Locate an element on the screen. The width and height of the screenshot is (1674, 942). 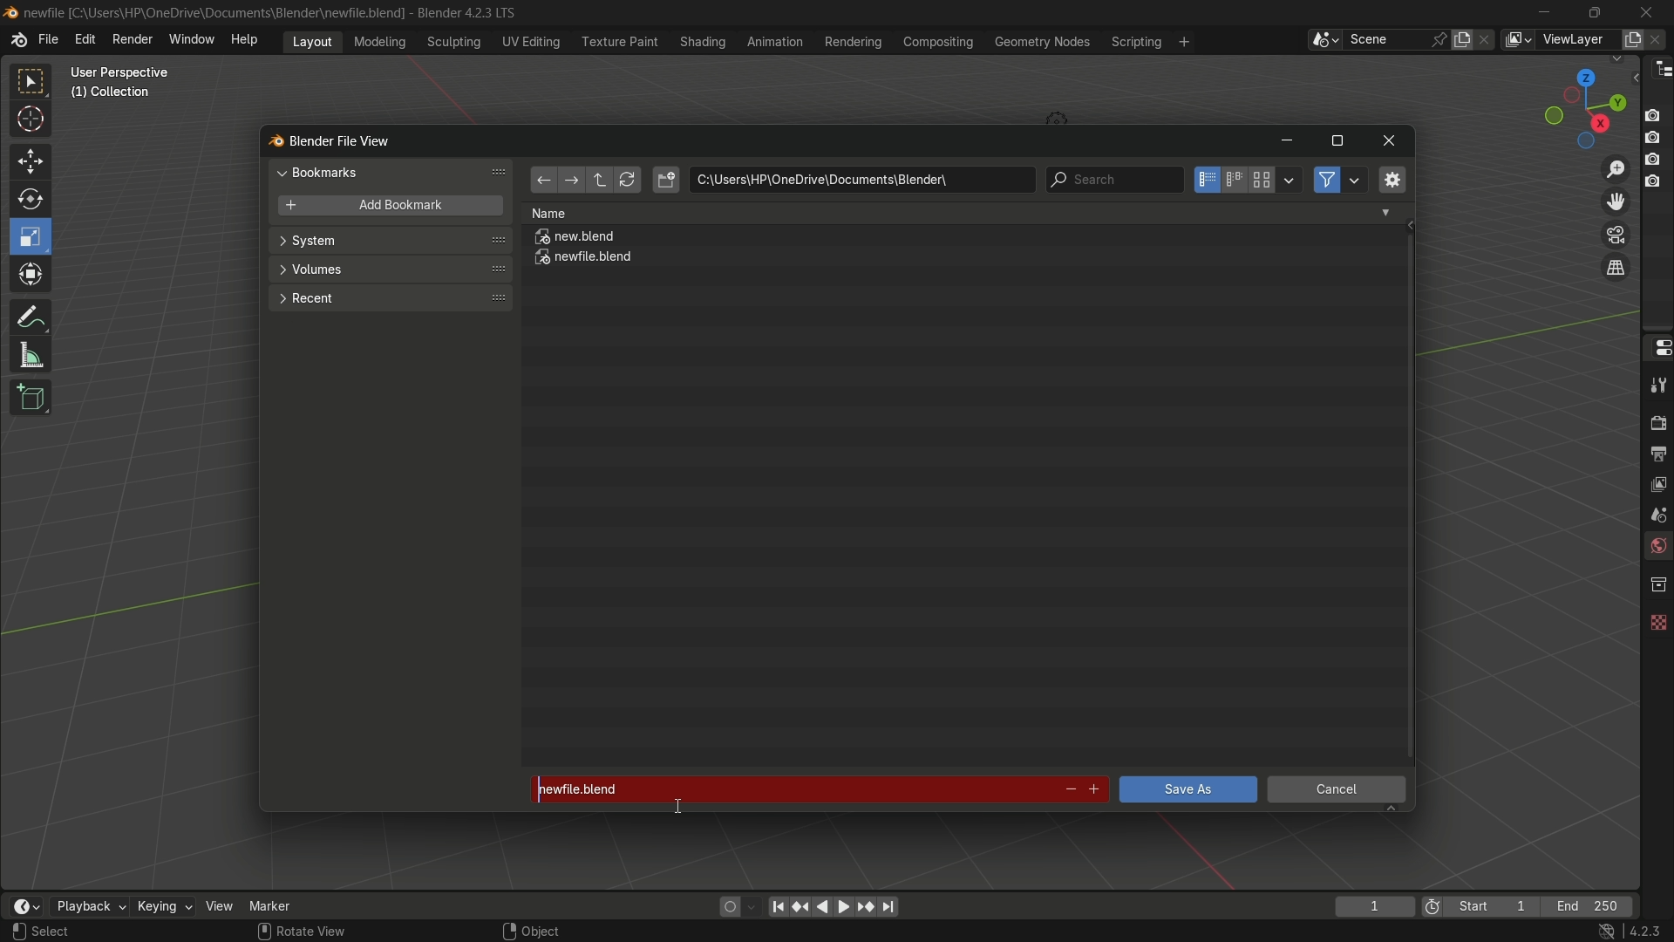
texture paint menu is located at coordinates (618, 40).